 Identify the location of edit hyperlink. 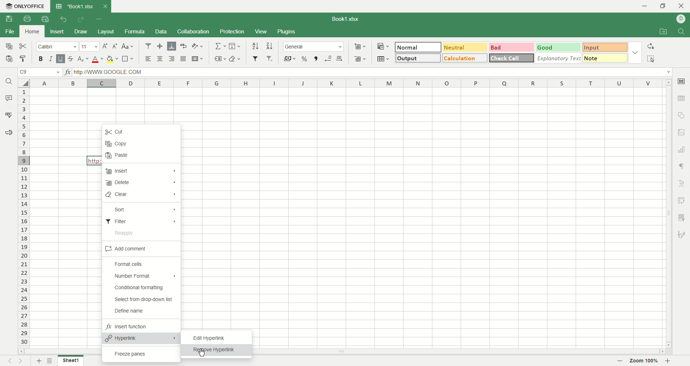
(212, 336).